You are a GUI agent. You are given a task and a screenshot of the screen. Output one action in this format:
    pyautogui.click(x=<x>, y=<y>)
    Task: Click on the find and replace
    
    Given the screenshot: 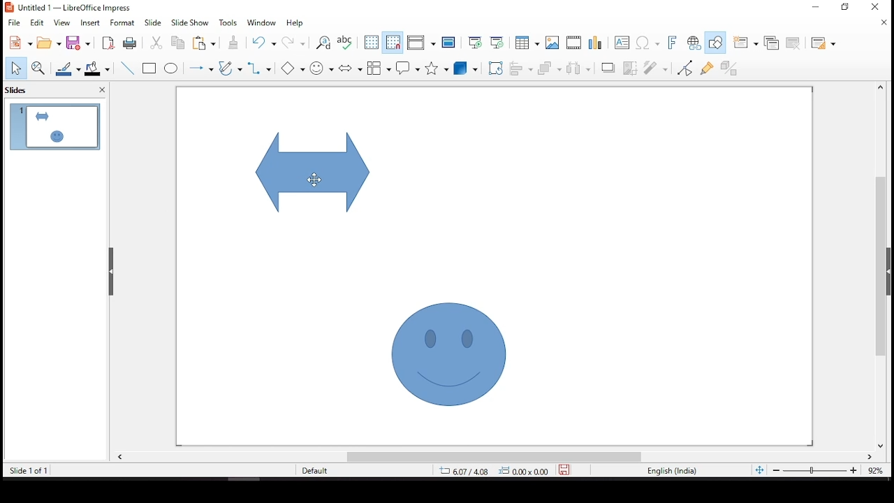 What is the action you would take?
    pyautogui.click(x=324, y=43)
    